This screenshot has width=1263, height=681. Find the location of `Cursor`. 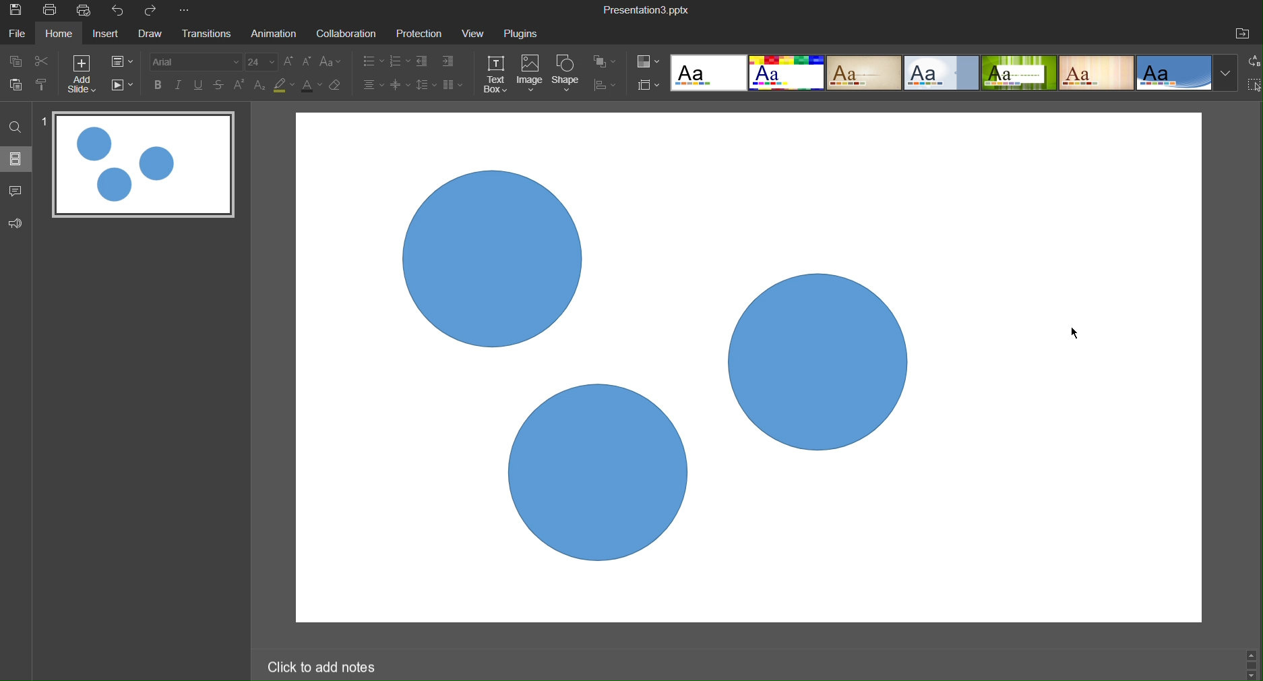

Cursor is located at coordinates (1071, 331).